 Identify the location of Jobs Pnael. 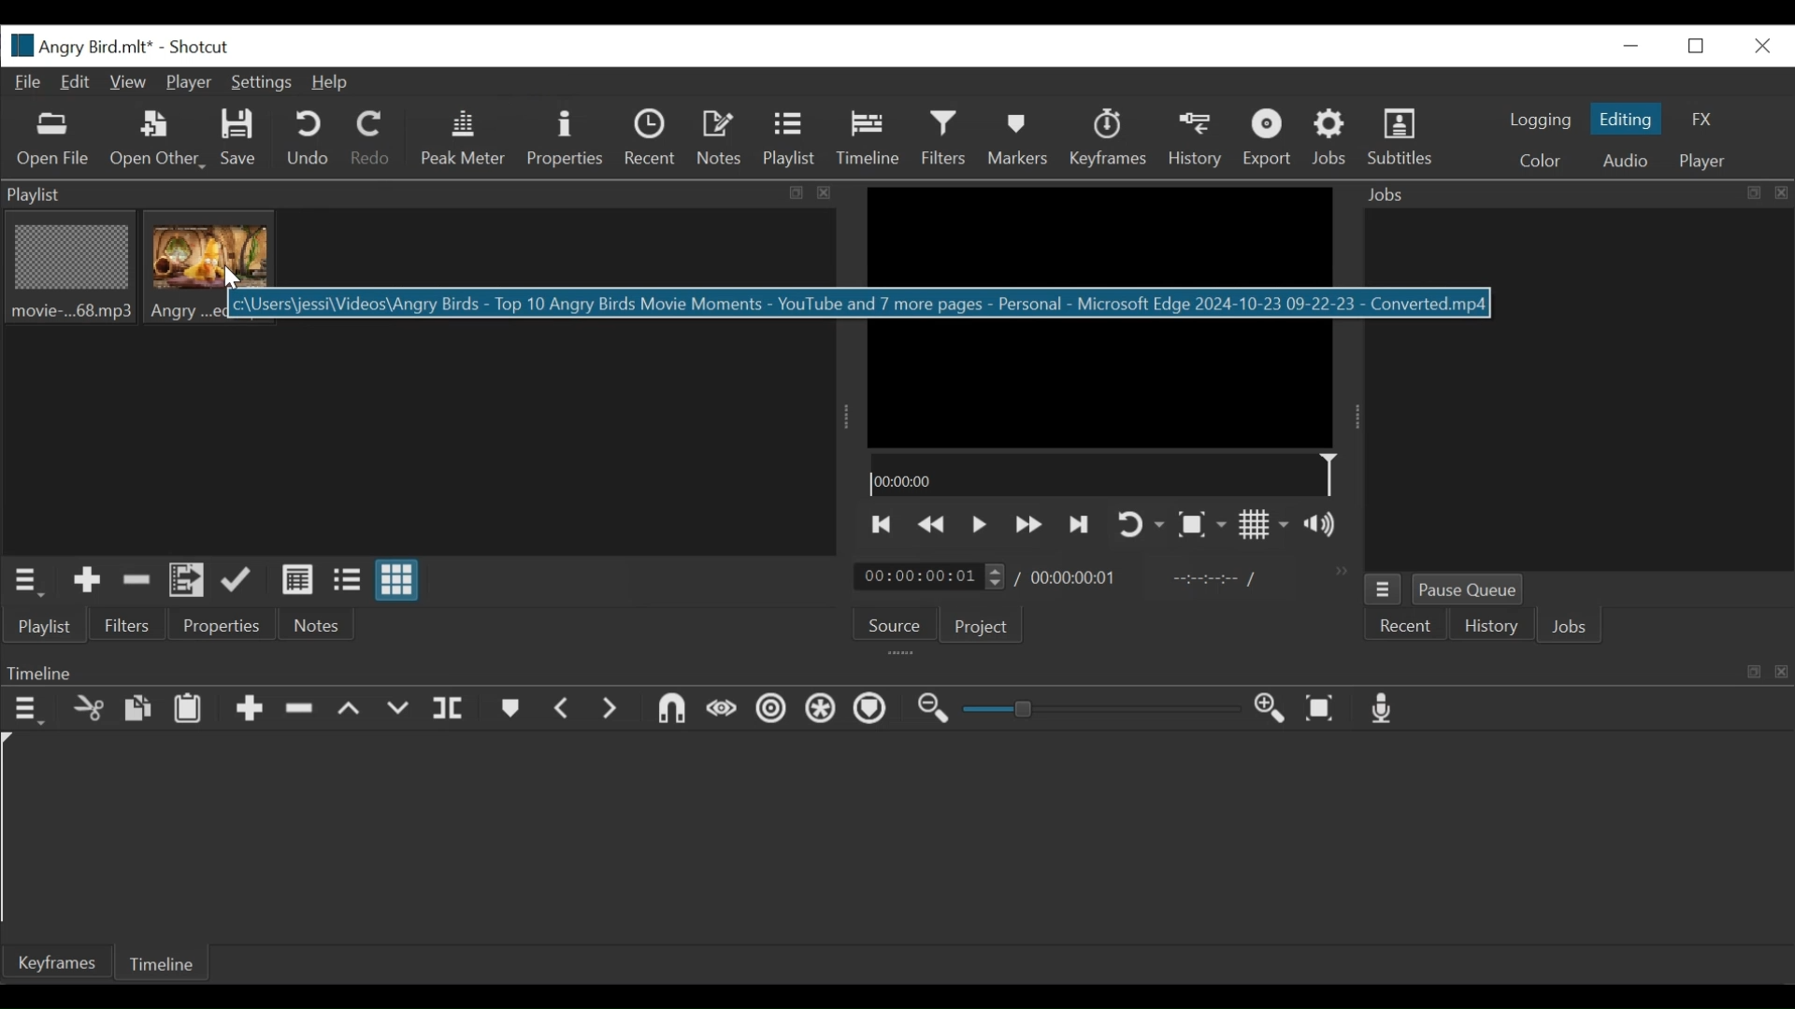
(1577, 197).